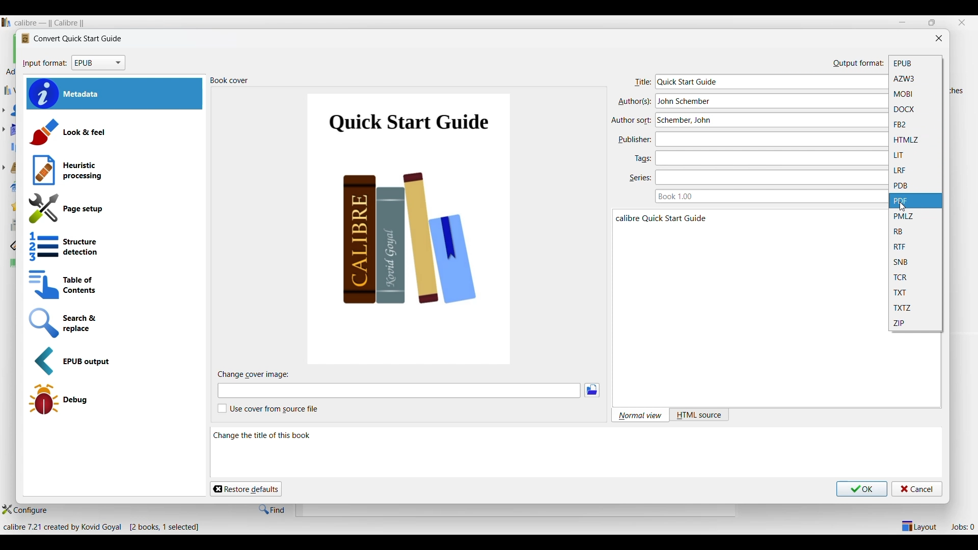 This screenshot has width=978, height=550. Describe the element at coordinates (756, 177) in the screenshot. I see `Type in series` at that location.